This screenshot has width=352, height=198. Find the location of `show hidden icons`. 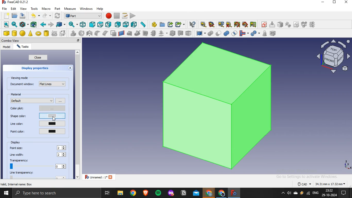

show hidden icons is located at coordinates (282, 193).